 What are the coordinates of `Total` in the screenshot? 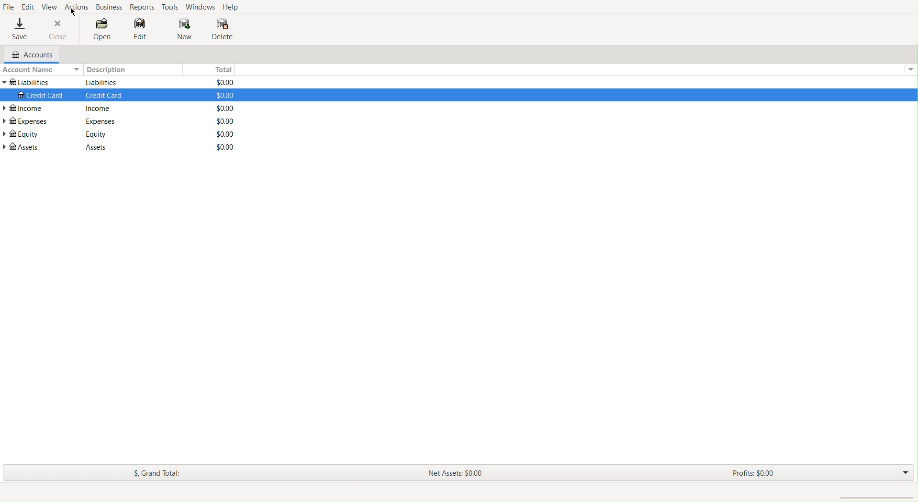 It's located at (225, 133).